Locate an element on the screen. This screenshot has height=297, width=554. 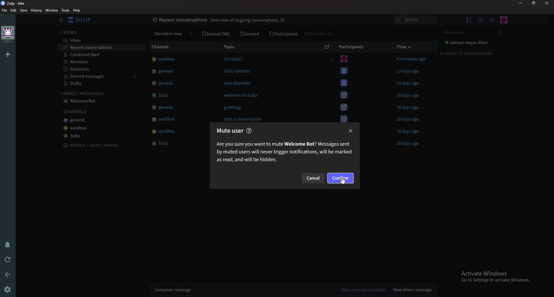
#general is located at coordinates (163, 107).